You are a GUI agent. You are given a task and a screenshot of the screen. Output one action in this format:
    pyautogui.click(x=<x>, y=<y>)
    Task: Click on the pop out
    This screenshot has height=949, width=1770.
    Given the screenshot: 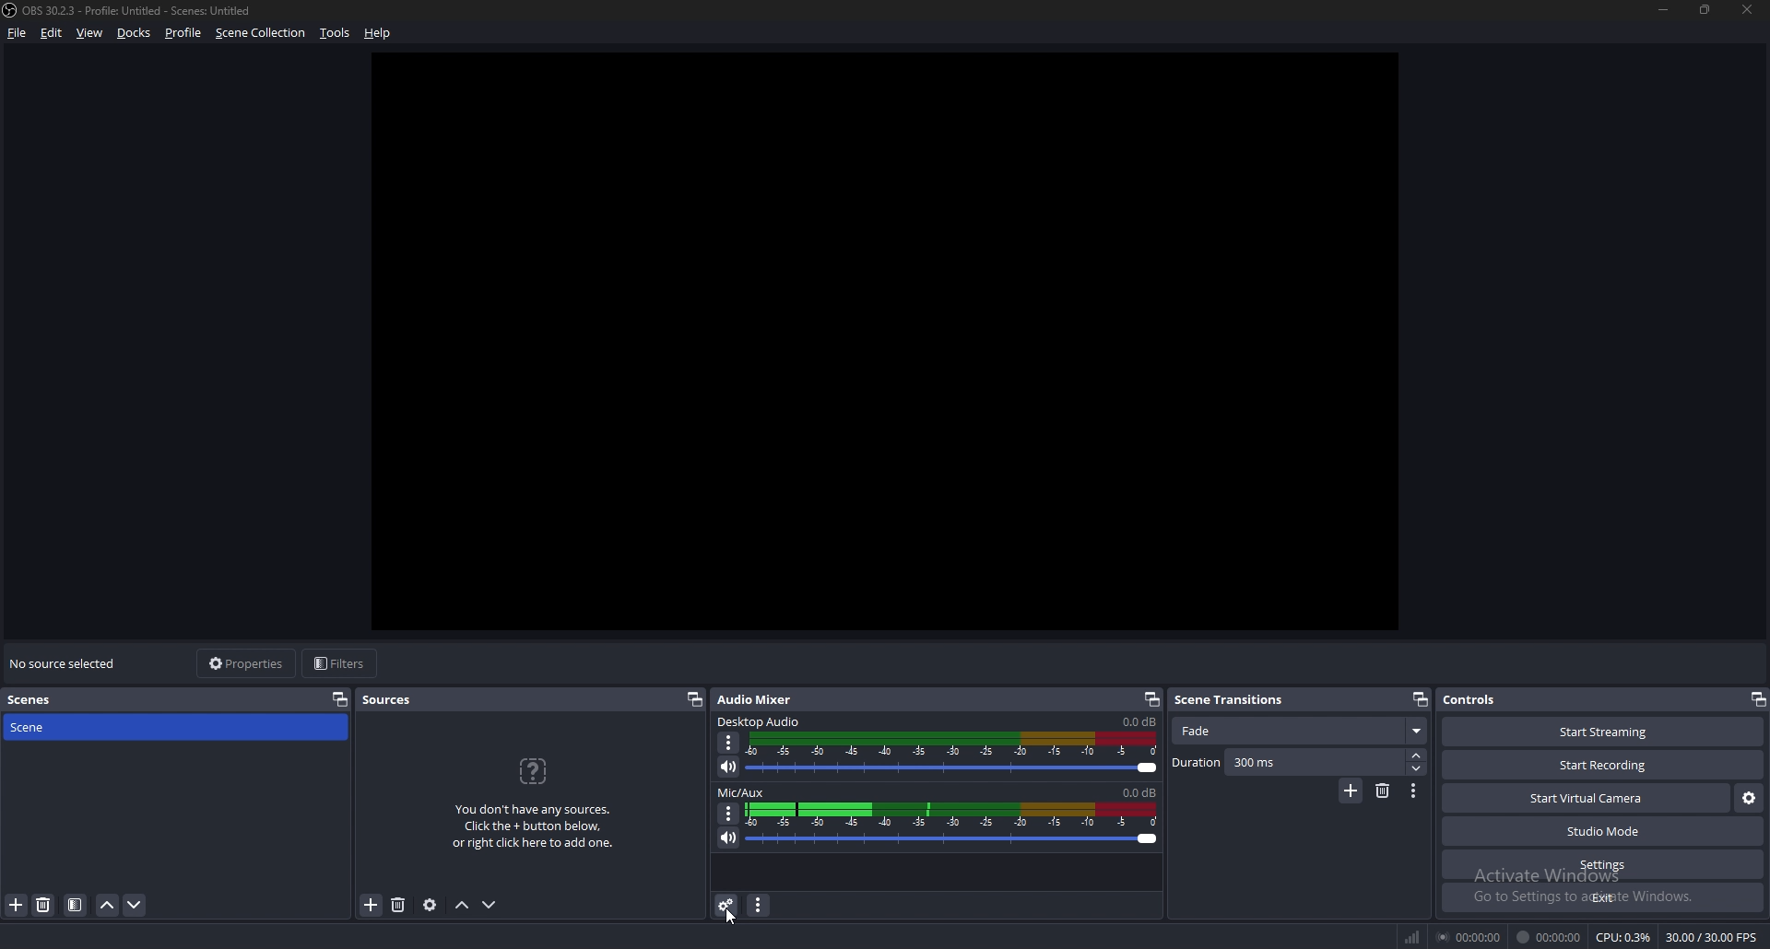 What is the action you would take?
    pyautogui.click(x=1151, y=698)
    